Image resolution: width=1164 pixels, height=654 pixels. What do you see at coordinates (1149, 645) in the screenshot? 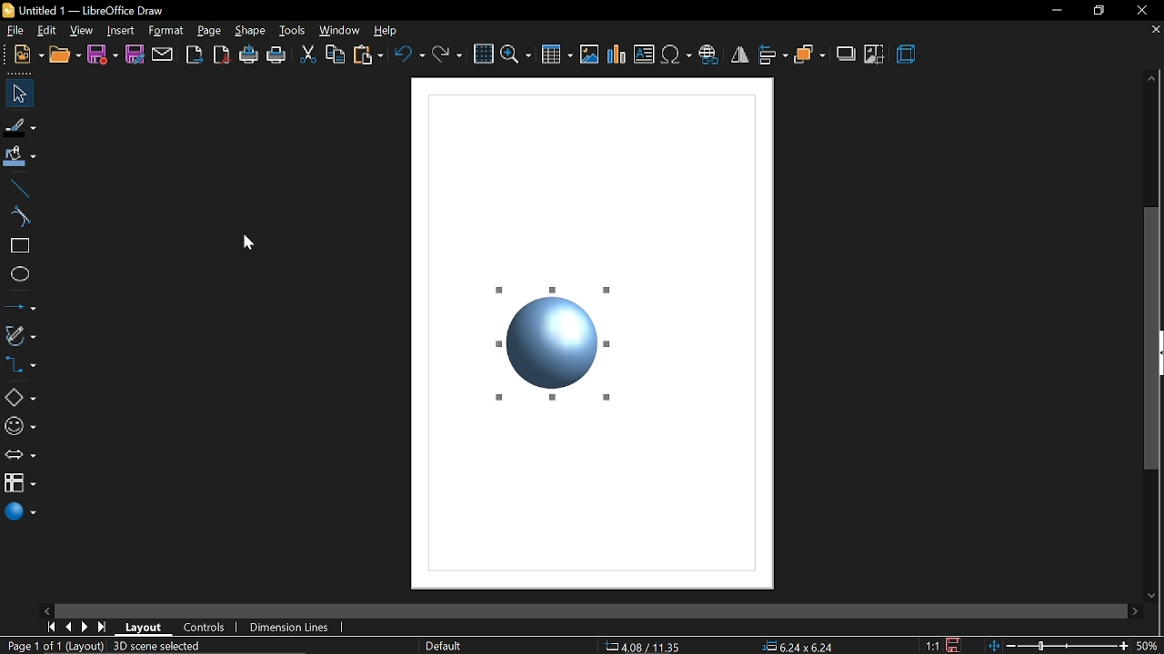
I see `50%` at bounding box center [1149, 645].